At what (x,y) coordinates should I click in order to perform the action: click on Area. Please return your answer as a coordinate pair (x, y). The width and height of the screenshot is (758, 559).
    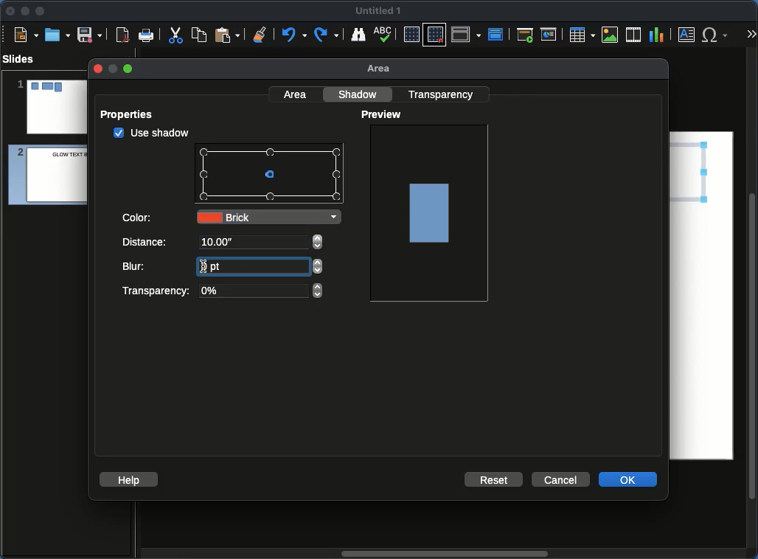
    Looking at the image, I should click on (296, 94).